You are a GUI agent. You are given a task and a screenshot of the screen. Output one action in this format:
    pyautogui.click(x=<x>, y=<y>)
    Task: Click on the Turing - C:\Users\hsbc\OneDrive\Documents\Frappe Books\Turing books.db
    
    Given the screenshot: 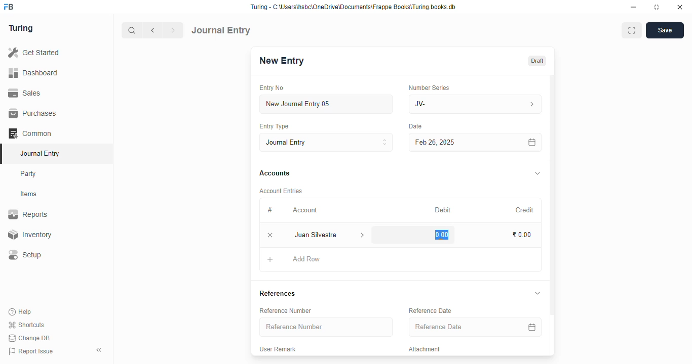 What is the action you would take?
    pyautogui.click(x=353, y=7)
    